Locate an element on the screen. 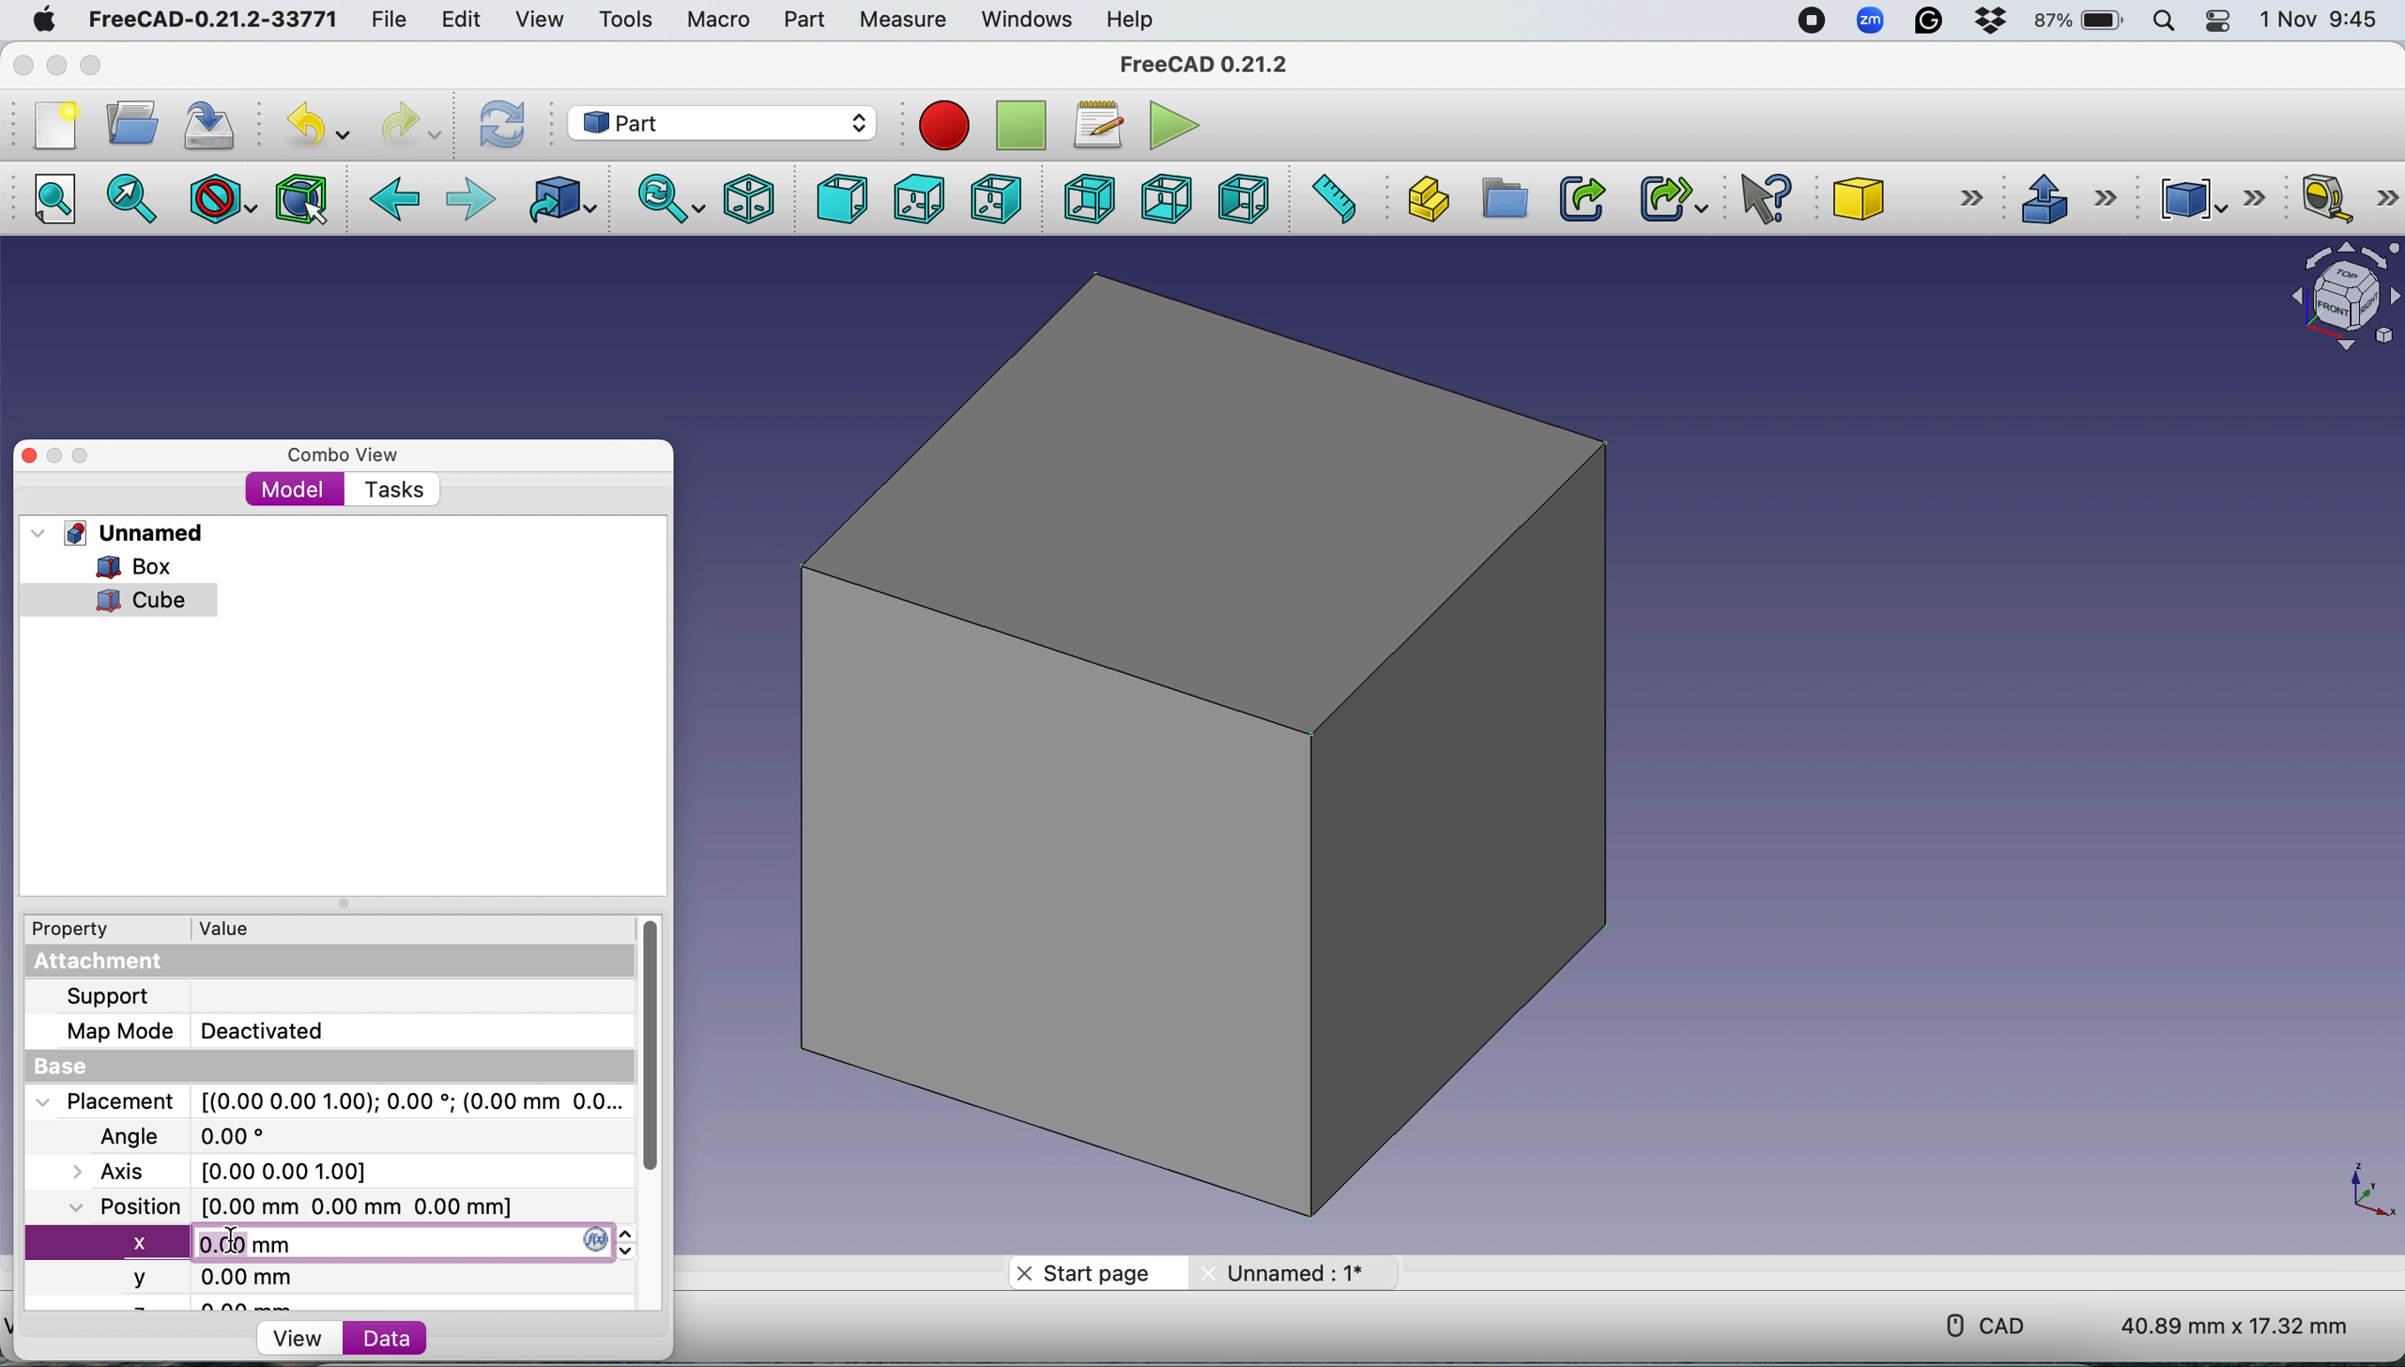 The height and width of the screenshot is (1367, 2405). Base is located at coordinates (77, 1066).